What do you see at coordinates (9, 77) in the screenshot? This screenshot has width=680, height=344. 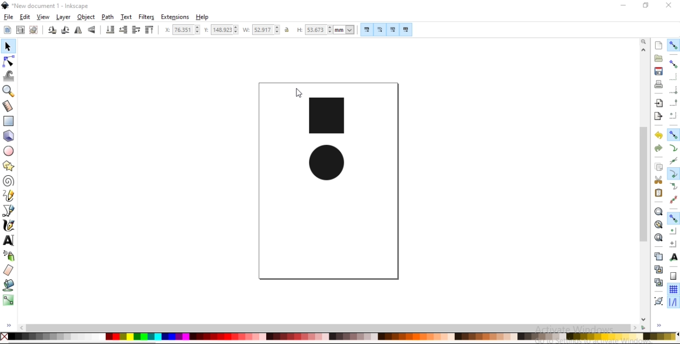 I see `tweak objects by sculpting or painting` at bounding box center [9, 77].